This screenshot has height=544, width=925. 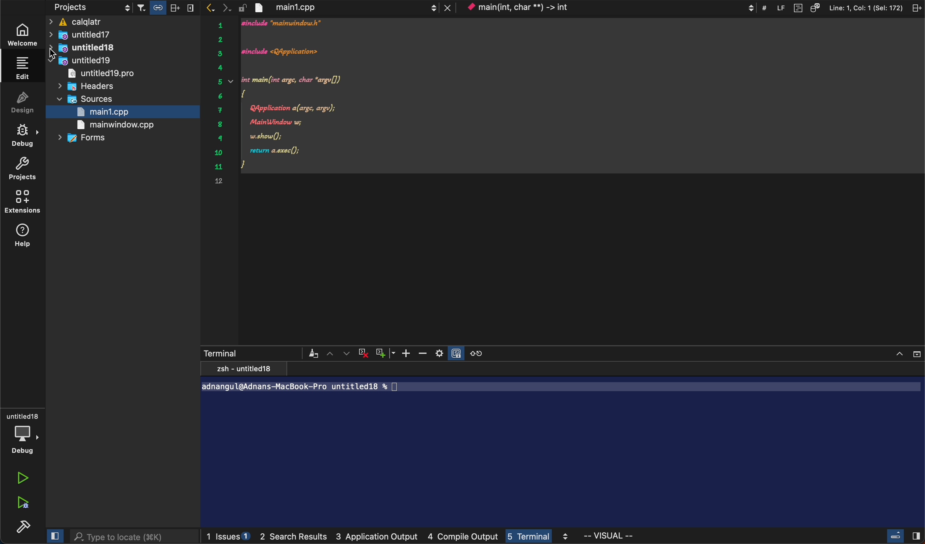 What do you see at coordinates (25, 237) in the screenshot?
I see `help` at bounding box center [25, 237].